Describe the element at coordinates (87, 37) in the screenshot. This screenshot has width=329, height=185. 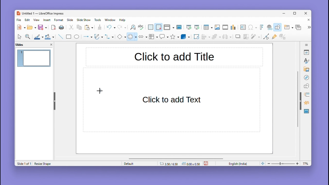
I see `Arrow` at that location.